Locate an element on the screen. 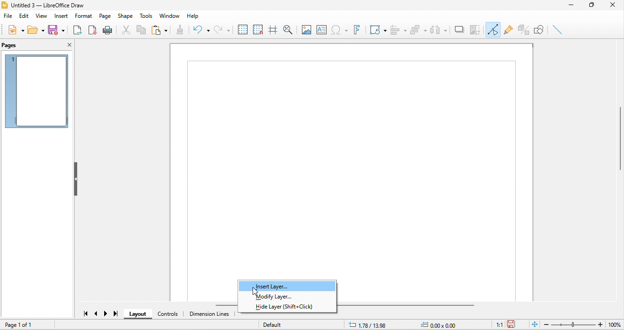  default is located at coordinates (284, 325).